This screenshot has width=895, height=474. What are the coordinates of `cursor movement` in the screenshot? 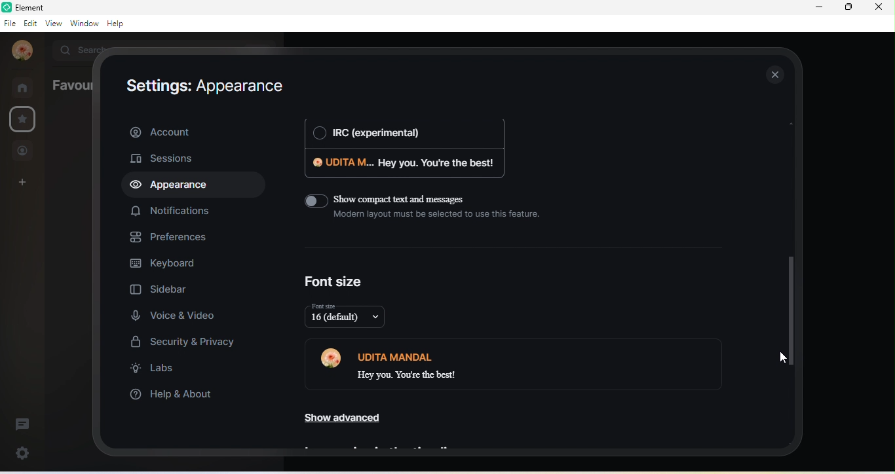 It's located at (778, 359).